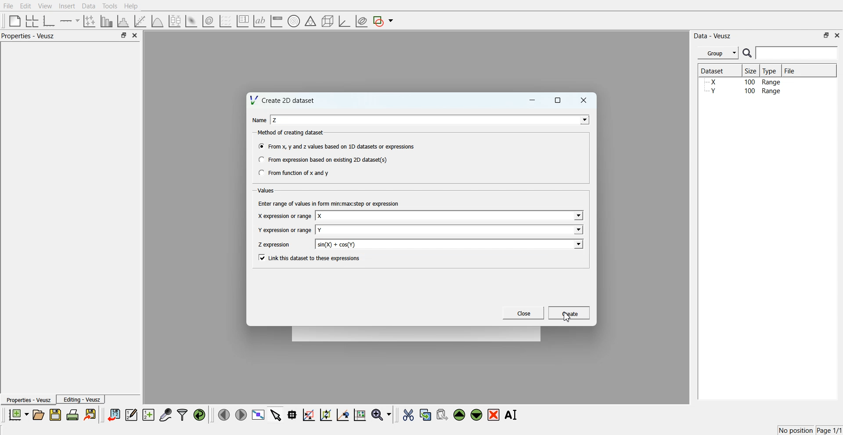  Describe the element at coordinates (450, 244) in the screenshot. I see `Enter name` at that location.